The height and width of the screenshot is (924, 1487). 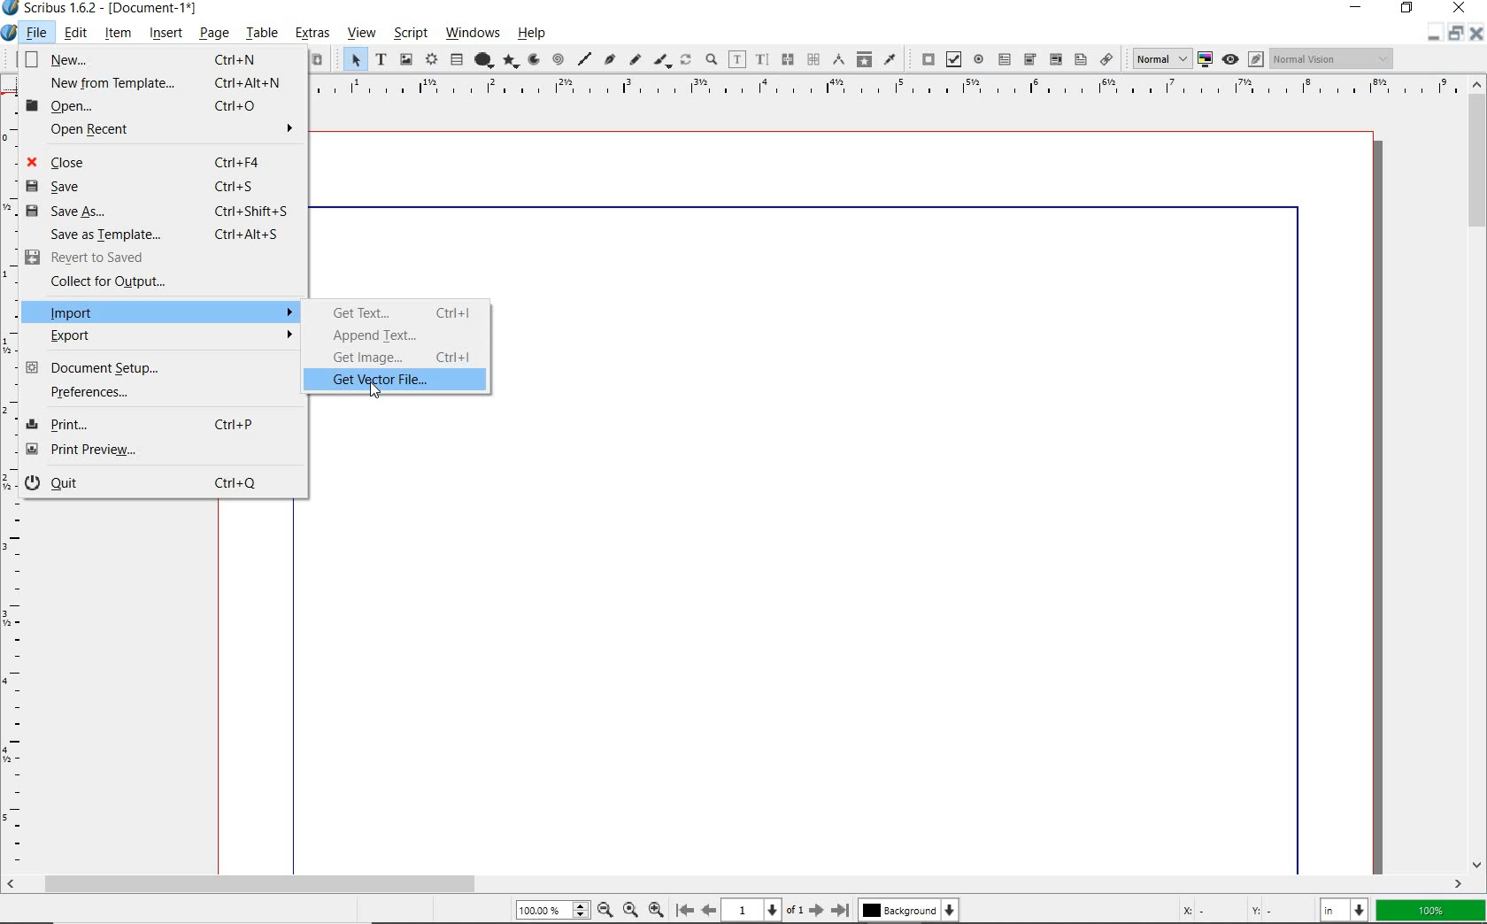 I want to click on extras, so click(x=312, y=33).